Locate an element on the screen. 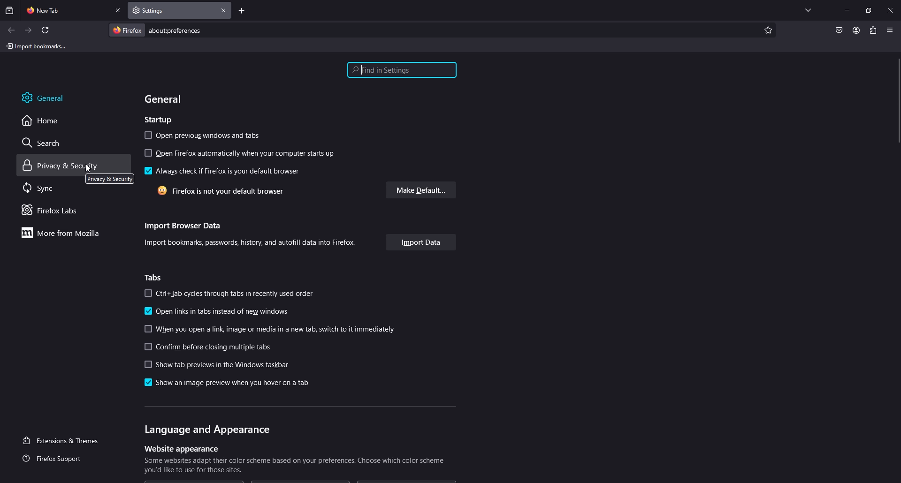 The image size is (901, 483). ctrl+tab cycles through tabs is located at coordinates (229, 294).